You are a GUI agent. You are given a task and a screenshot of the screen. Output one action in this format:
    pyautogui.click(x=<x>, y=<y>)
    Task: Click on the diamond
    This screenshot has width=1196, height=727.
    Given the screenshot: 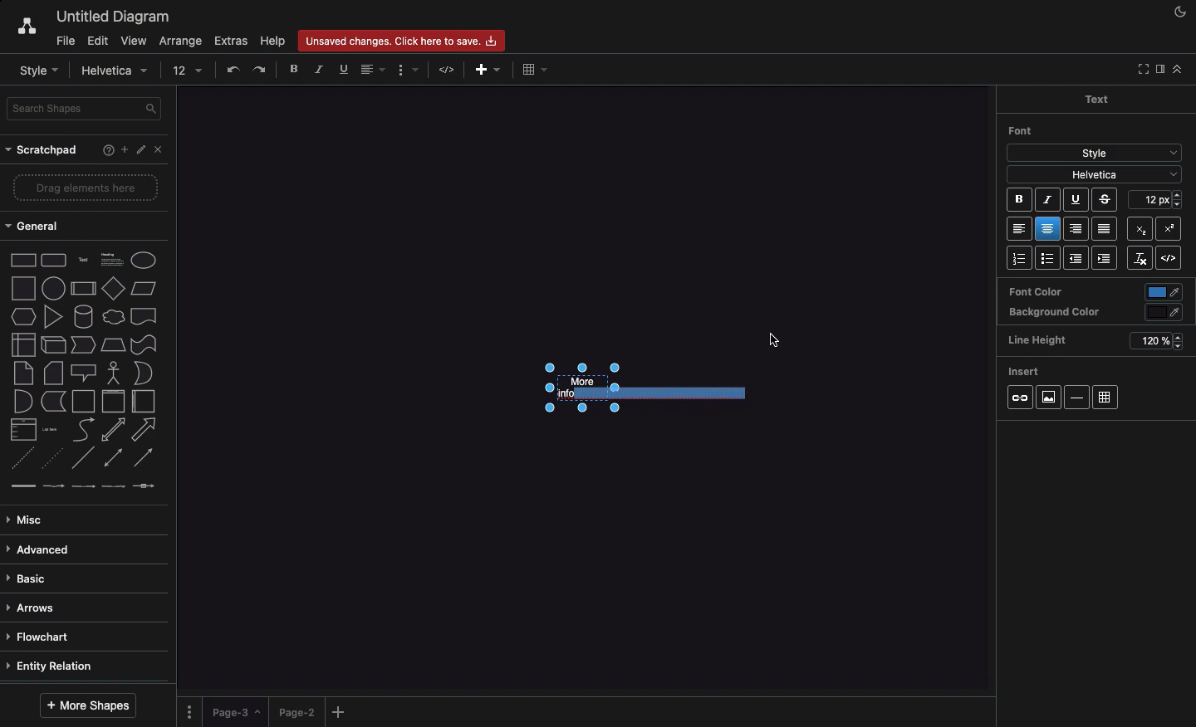 What is the action you would take?
    pyautogui.click(x=114, y=287)
    